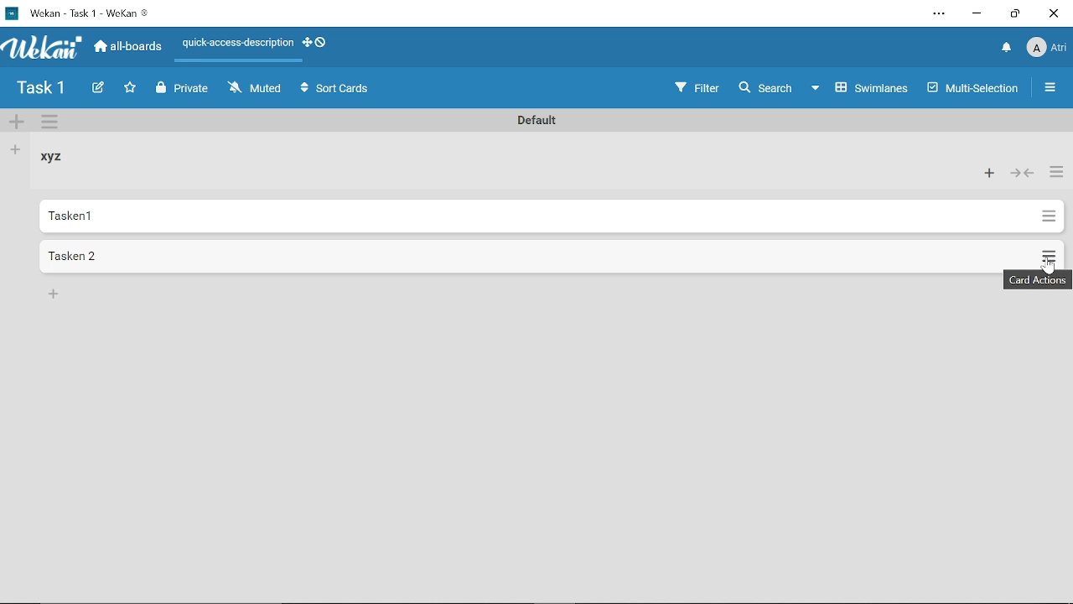 Image resolution: width=1073 pixels, height=604 pixels. What do you see at coordinates (57, 158) in the screenshot?
I see `List titled "xyz"` at bounding box center [57, 158].